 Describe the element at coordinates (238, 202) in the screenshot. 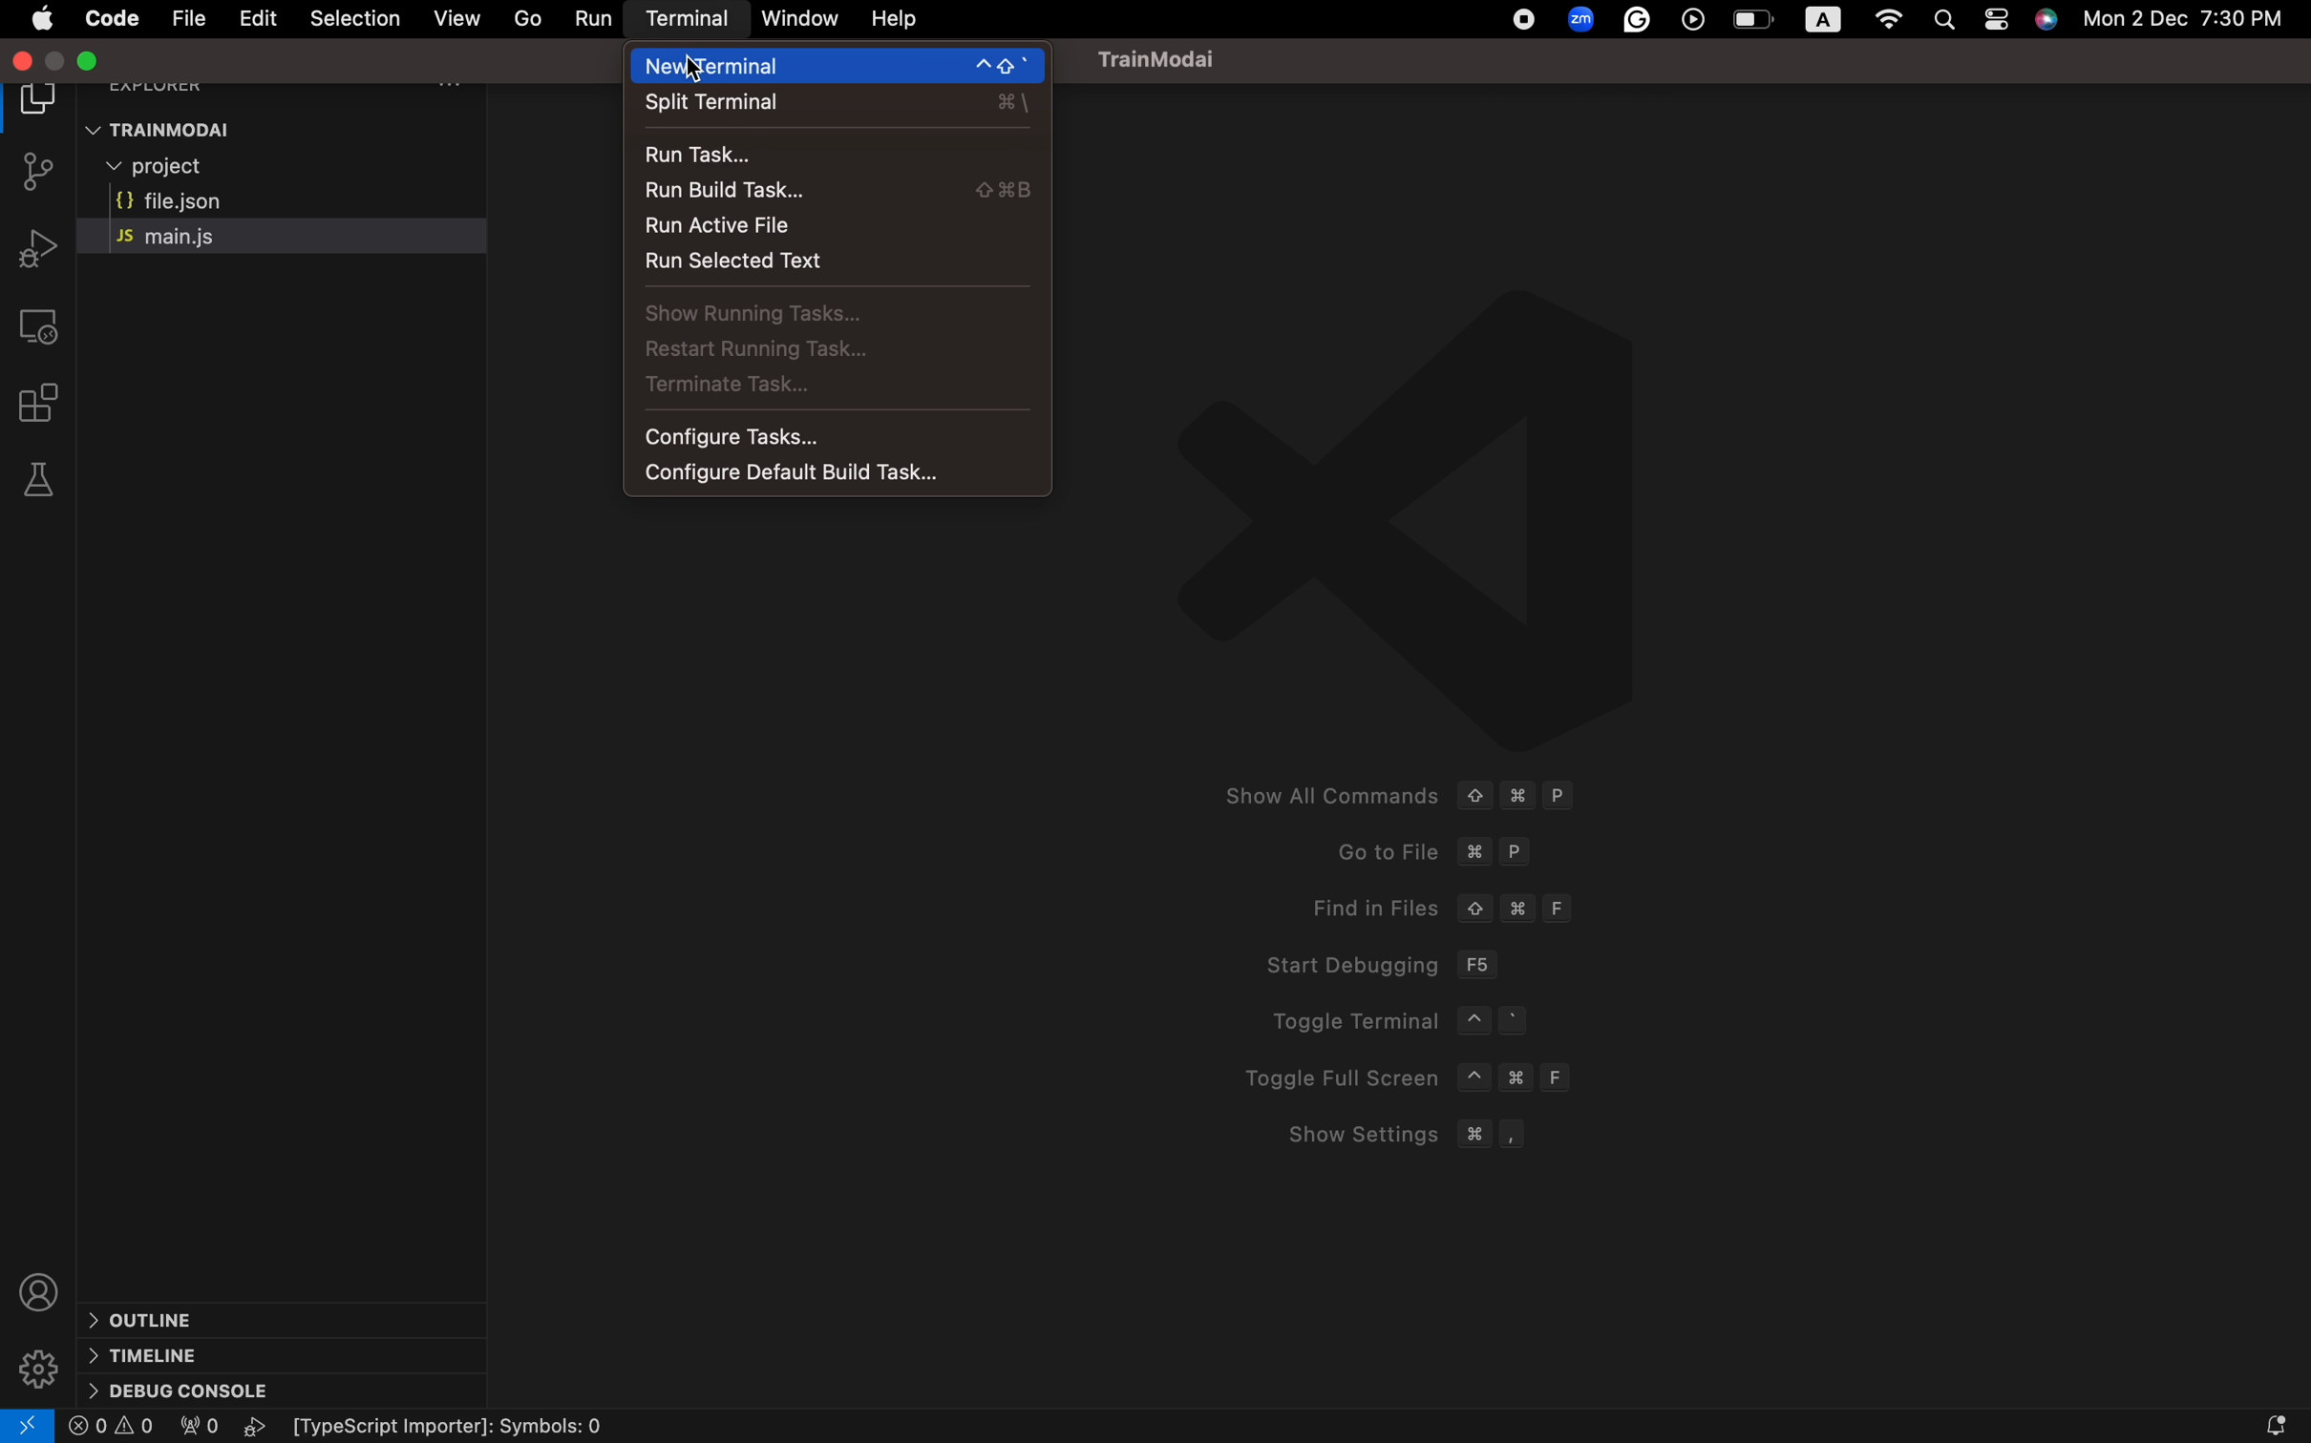

I see `file json` at that location.